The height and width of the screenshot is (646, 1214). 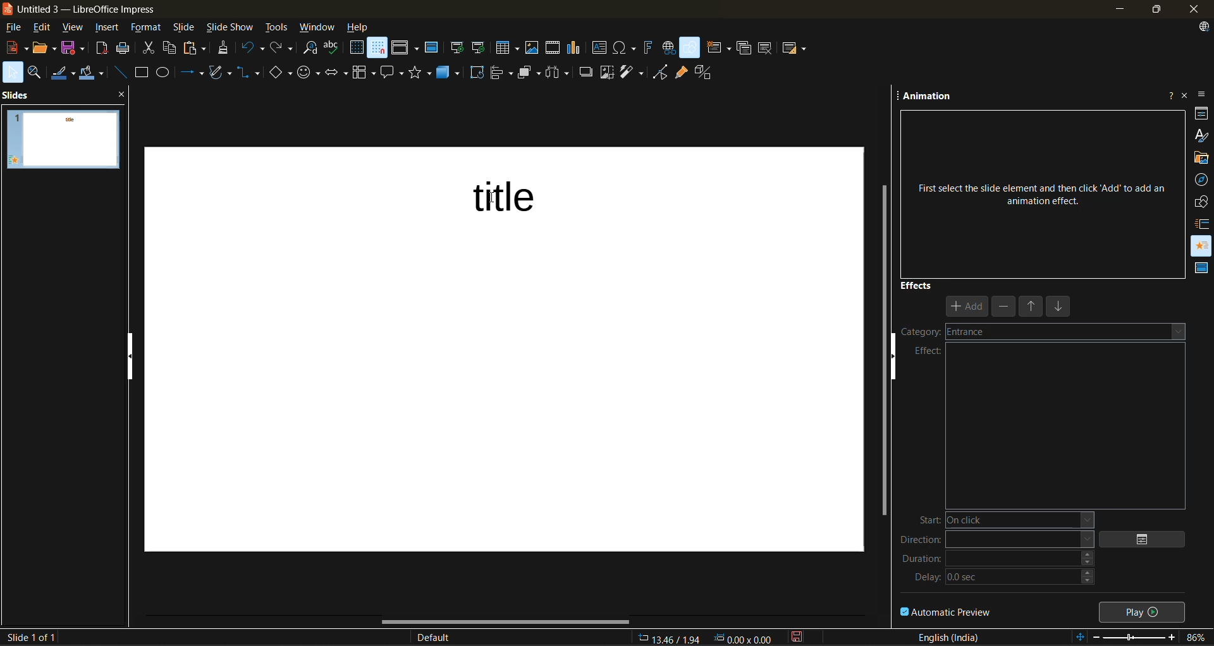 I want to click on filter, so click(x=634, y=73).